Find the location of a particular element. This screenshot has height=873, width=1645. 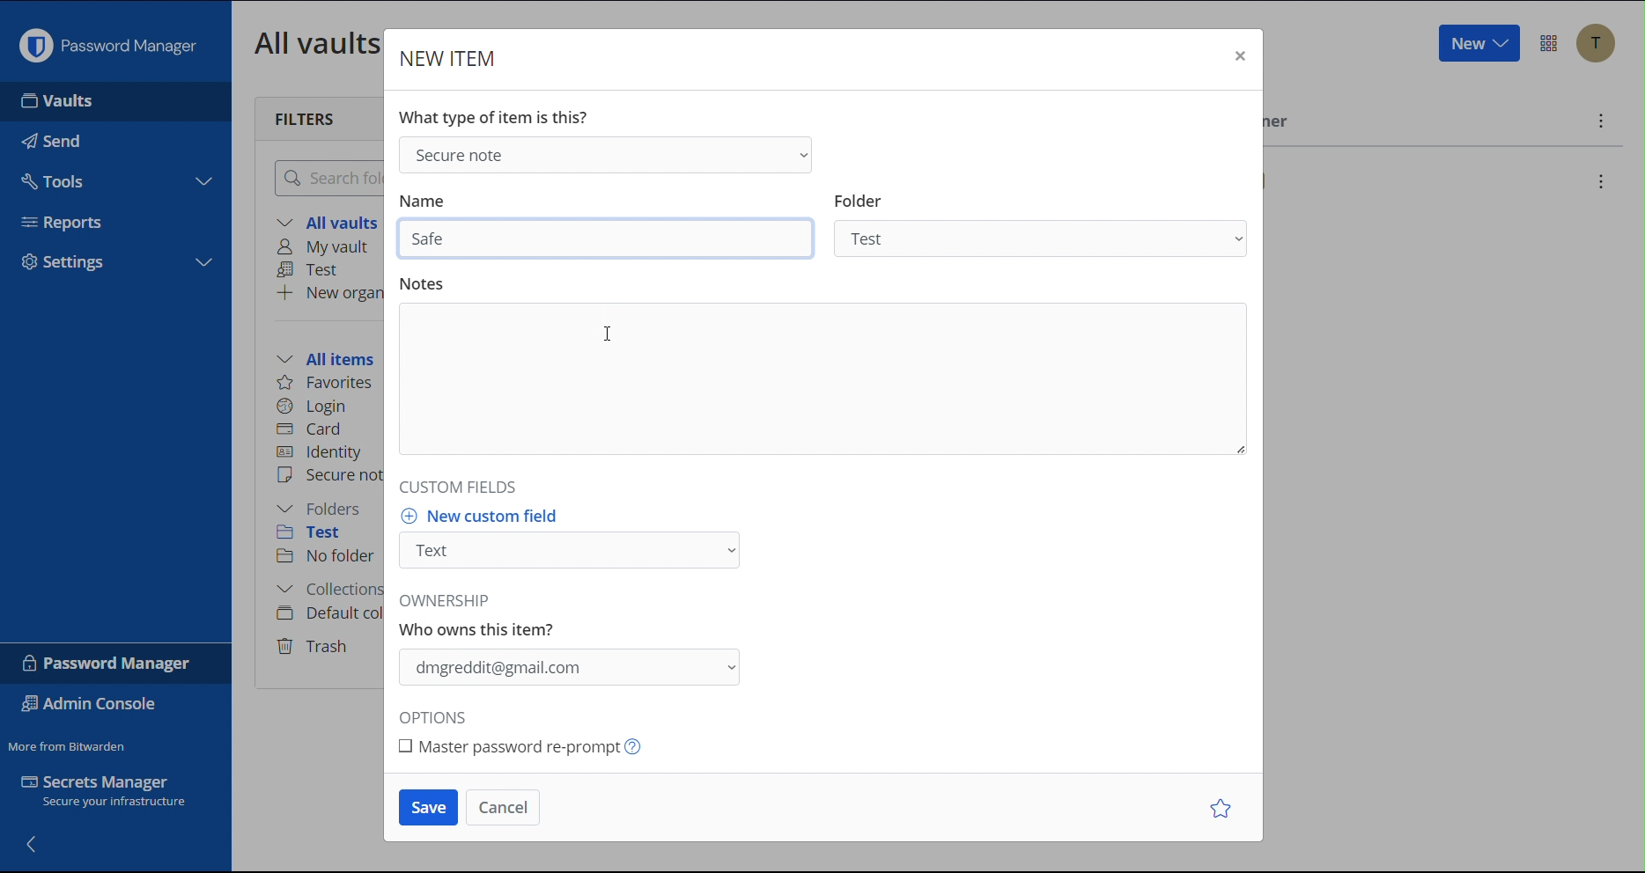

Login is located at coordinates (312, 404).